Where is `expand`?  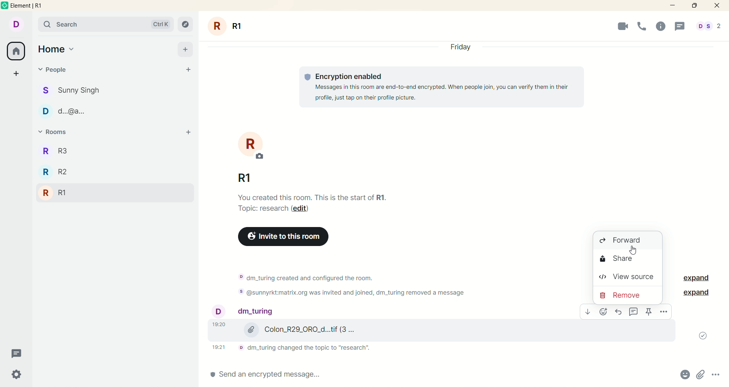
expand is located at coordinates (693, 278).